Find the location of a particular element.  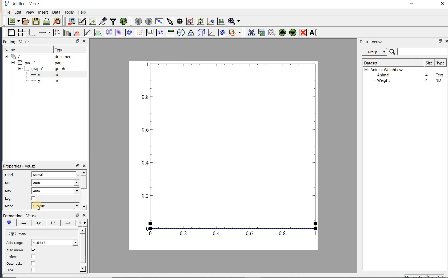

check/uncheck is located at coordinates (34, 199).